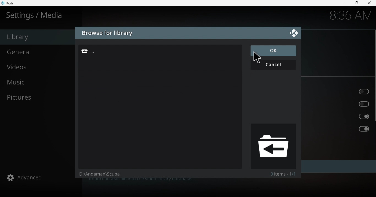  What do you see at coordinates (36, 15) in the screenshot?
I see `Settings/media` at bounding box center [36, 15].